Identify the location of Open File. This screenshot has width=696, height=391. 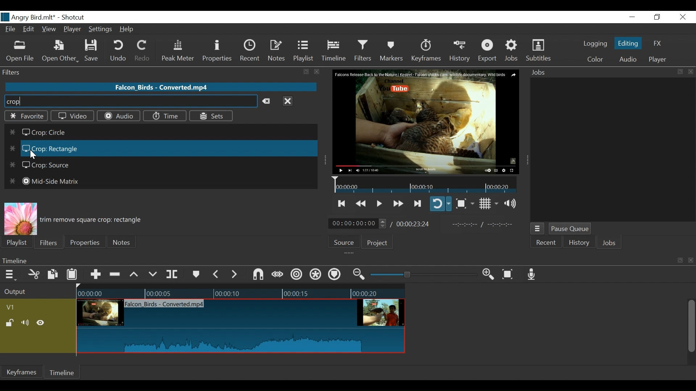
(20, 52).